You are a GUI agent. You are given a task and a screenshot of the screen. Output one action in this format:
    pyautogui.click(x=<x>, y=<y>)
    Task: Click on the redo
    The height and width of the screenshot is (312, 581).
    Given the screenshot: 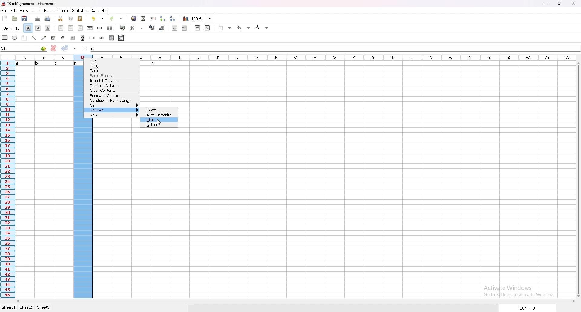 What is the action you would take?
    pyautogui.click(x=117, y=18)
    